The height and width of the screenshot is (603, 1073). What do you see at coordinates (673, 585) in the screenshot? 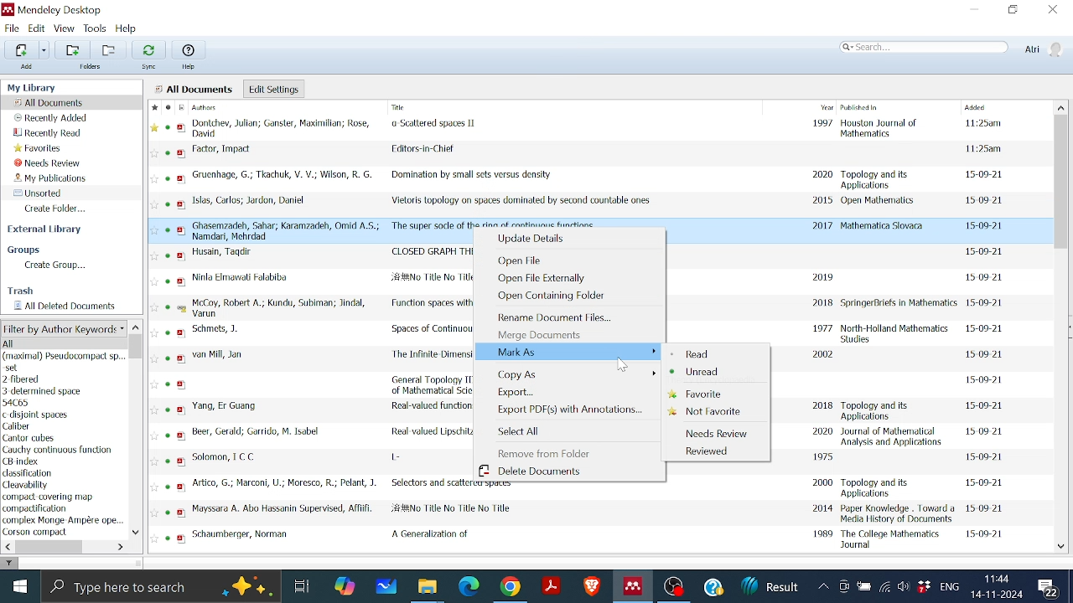
I see `OBS studio` at bounding box center [673, 585].